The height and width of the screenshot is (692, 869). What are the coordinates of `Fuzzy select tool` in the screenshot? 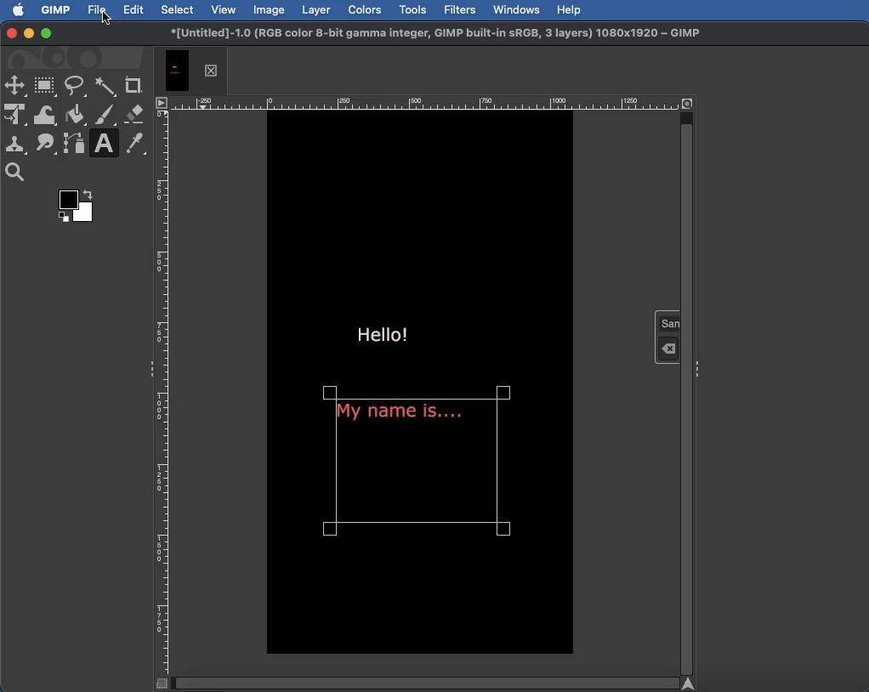 It's located at (104, 88).